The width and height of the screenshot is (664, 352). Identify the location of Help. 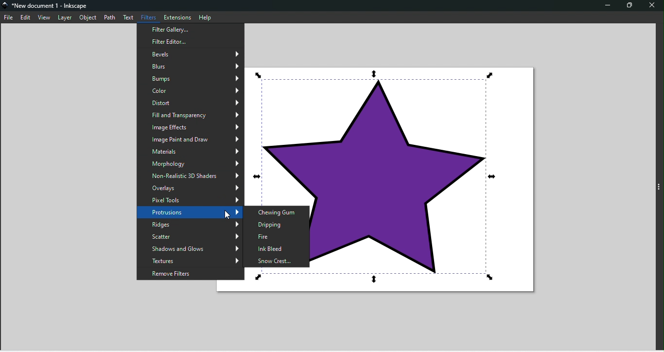
(206, 17).